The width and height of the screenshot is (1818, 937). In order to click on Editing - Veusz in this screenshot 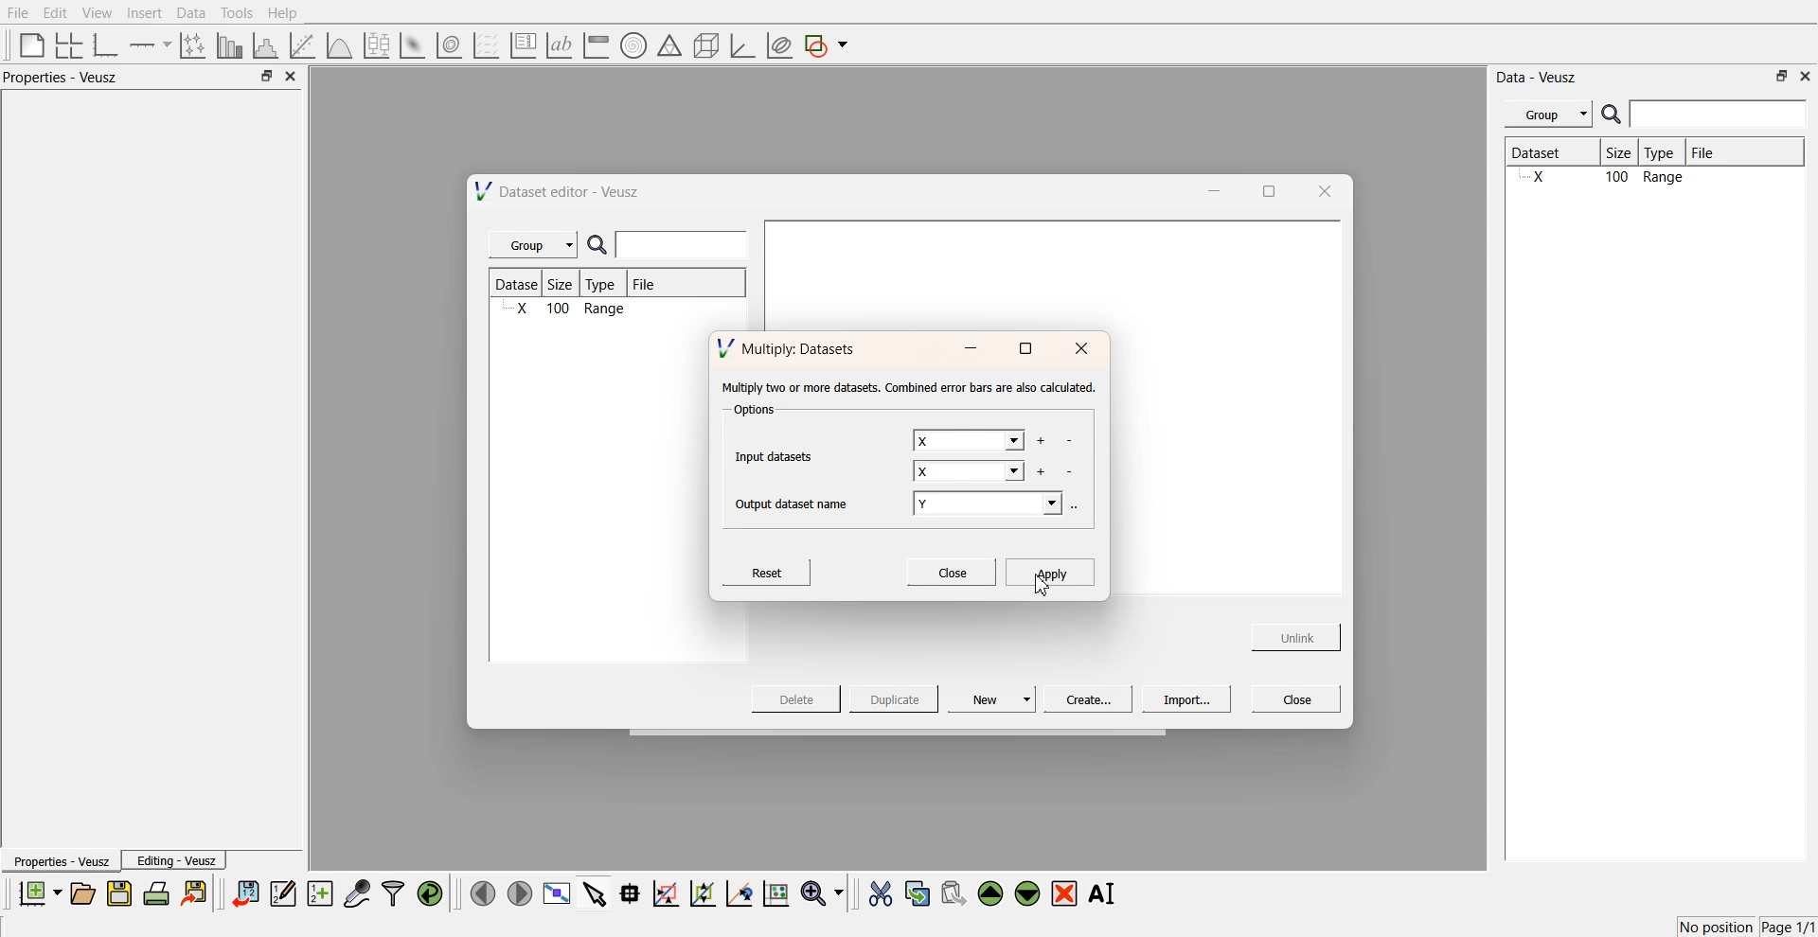, I will do `click(176, 860)`.